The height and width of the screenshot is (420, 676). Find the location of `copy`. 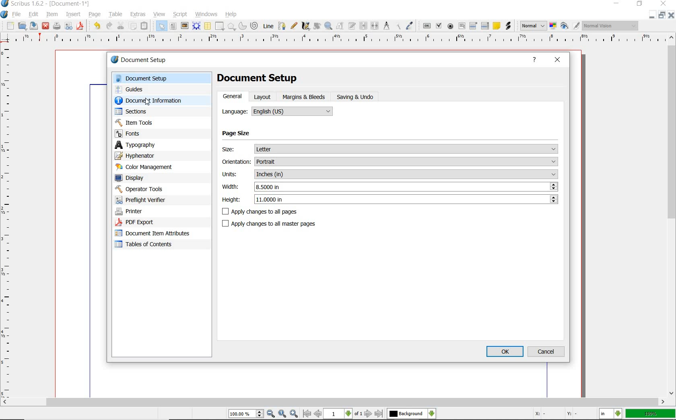

copy is located at coordinates (133, 26).